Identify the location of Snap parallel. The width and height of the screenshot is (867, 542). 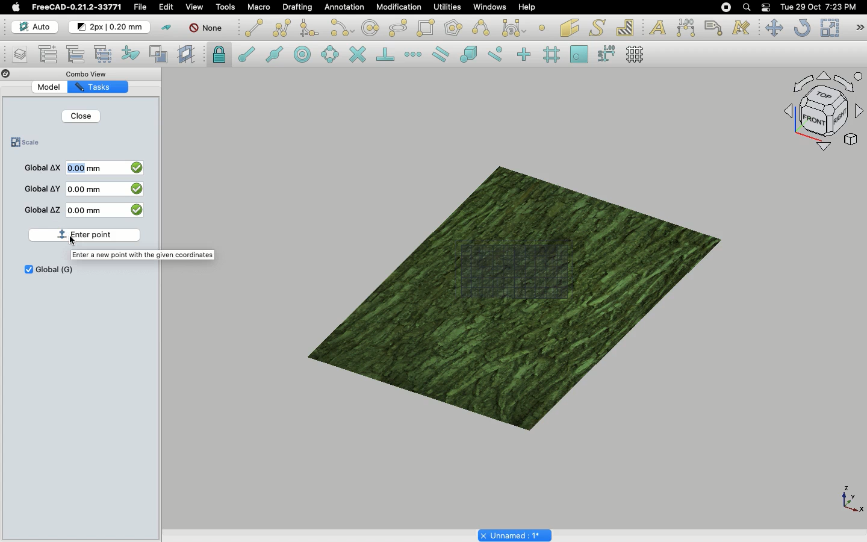
(440, 54).